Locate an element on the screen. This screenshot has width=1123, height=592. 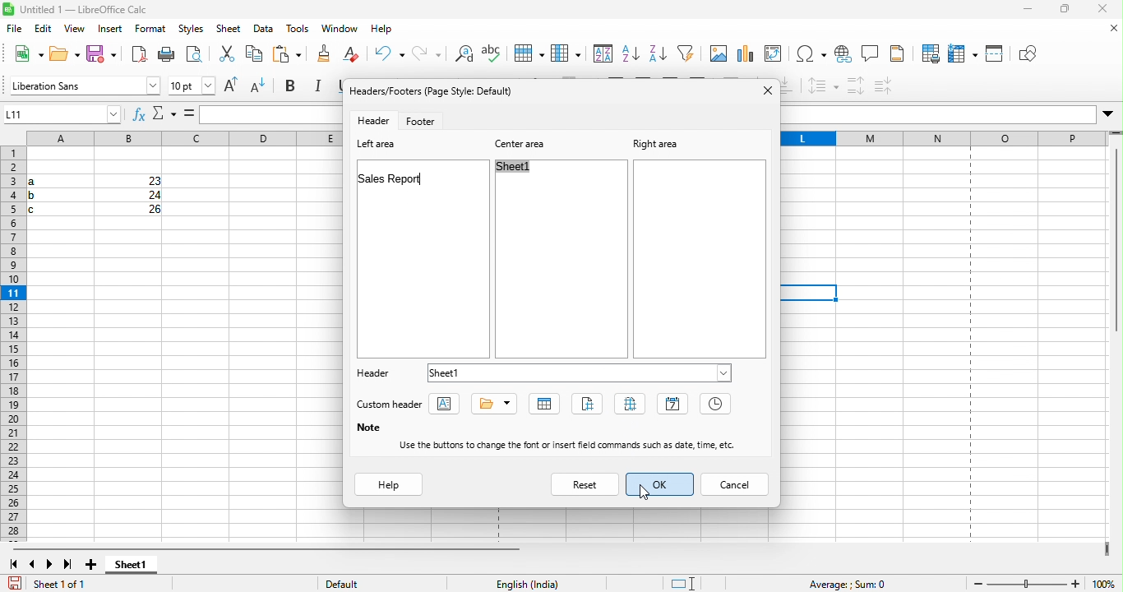
edit is located at coordinates (44, 30).